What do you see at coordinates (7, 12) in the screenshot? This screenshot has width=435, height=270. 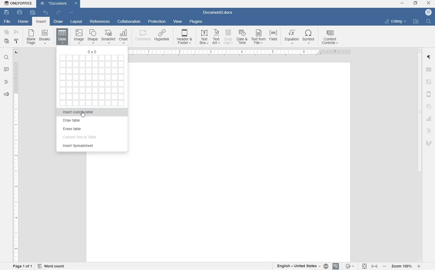 I see `SAVE` at bounding box center [7, 12].